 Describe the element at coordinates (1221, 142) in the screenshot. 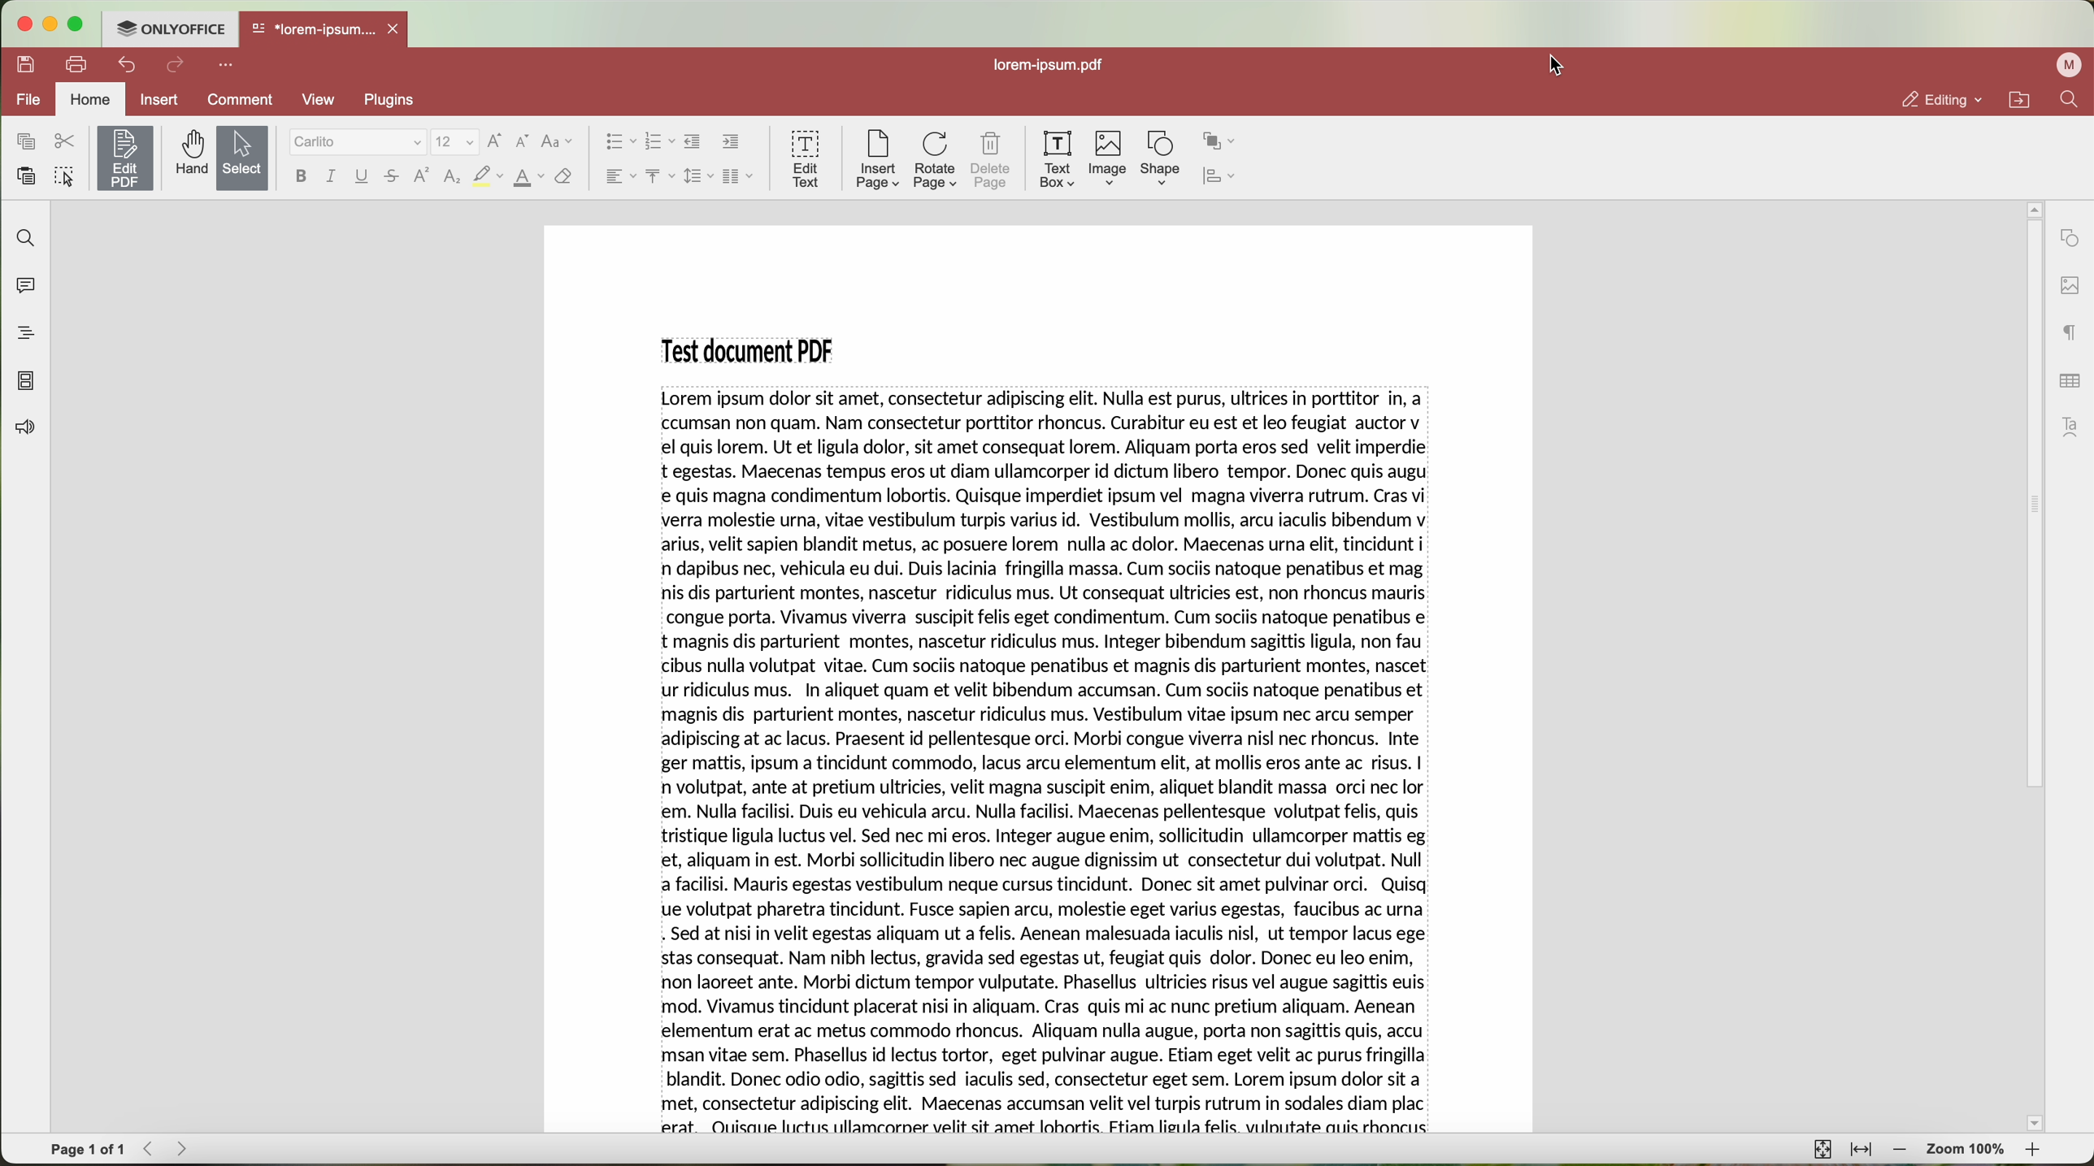

I see `arrange shape` at that location.